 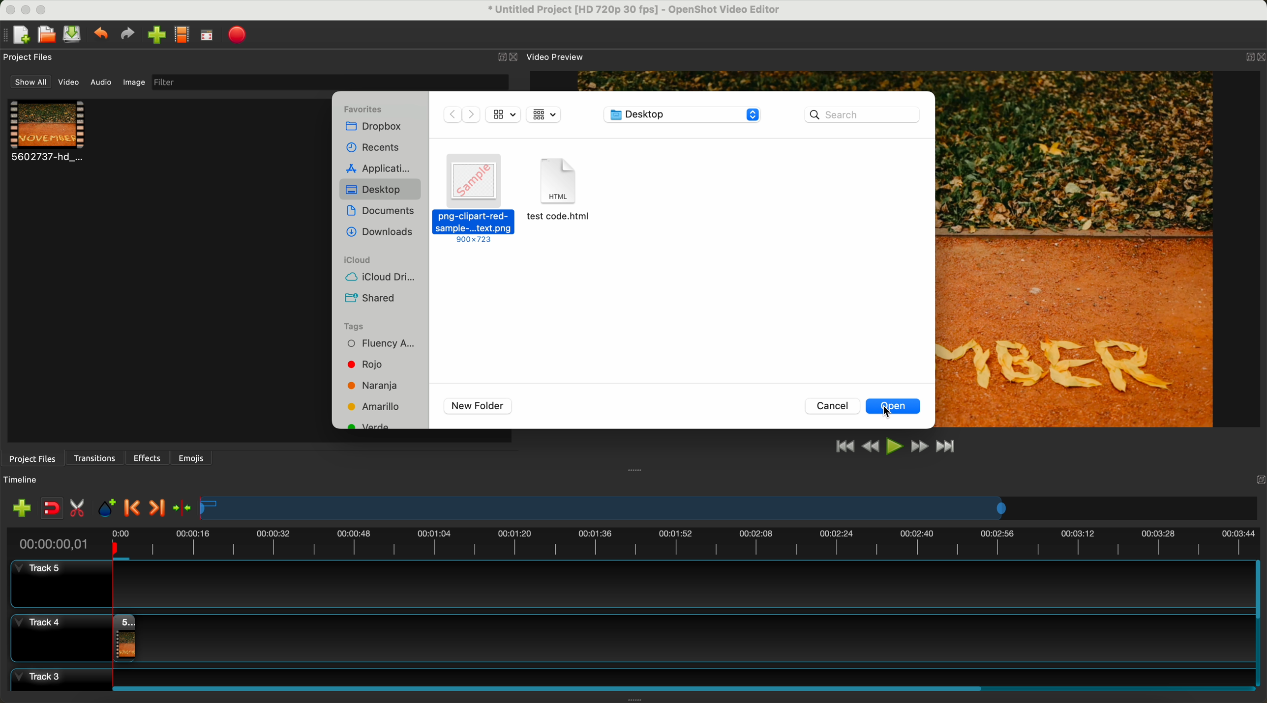 What do you see at coordinates (845, 447) in the screenshot?
I see `jump to start` at bounding box center [845, 447].